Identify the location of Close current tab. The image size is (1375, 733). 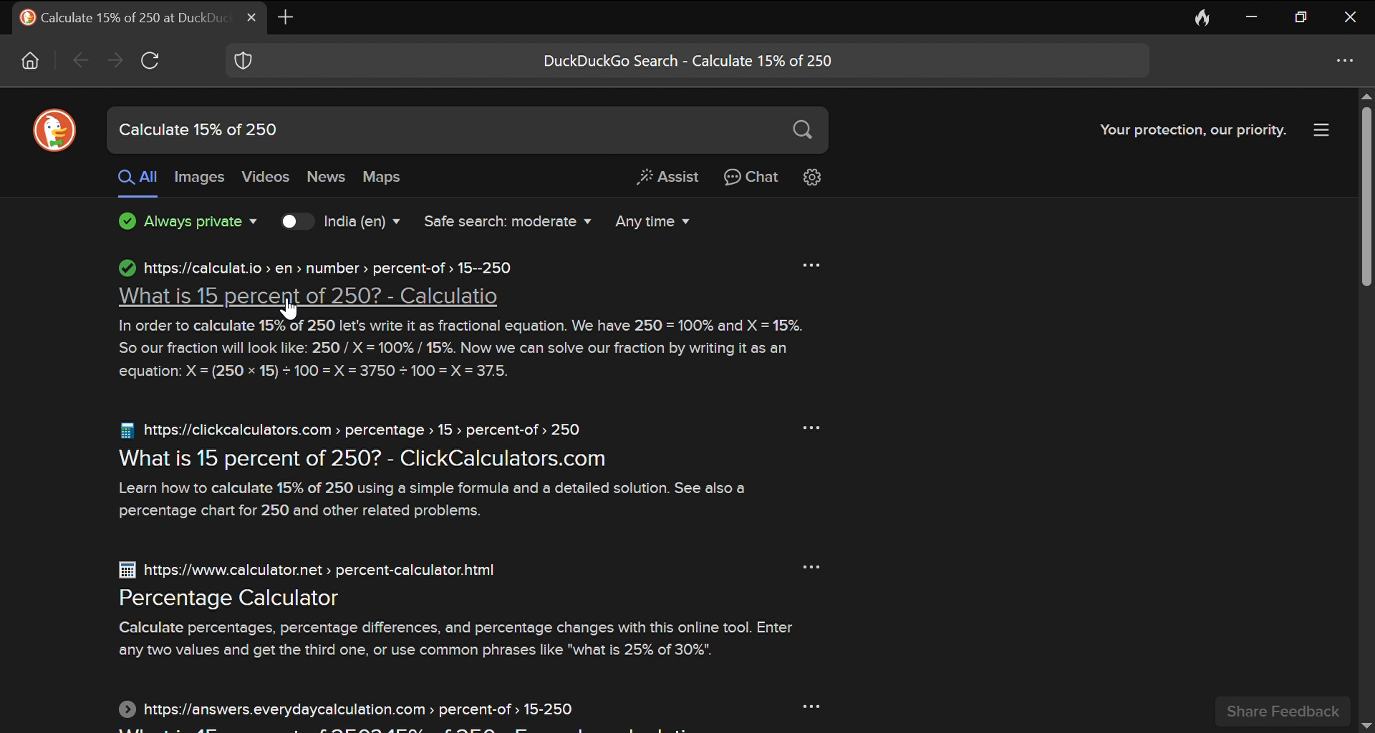
(252, 17).